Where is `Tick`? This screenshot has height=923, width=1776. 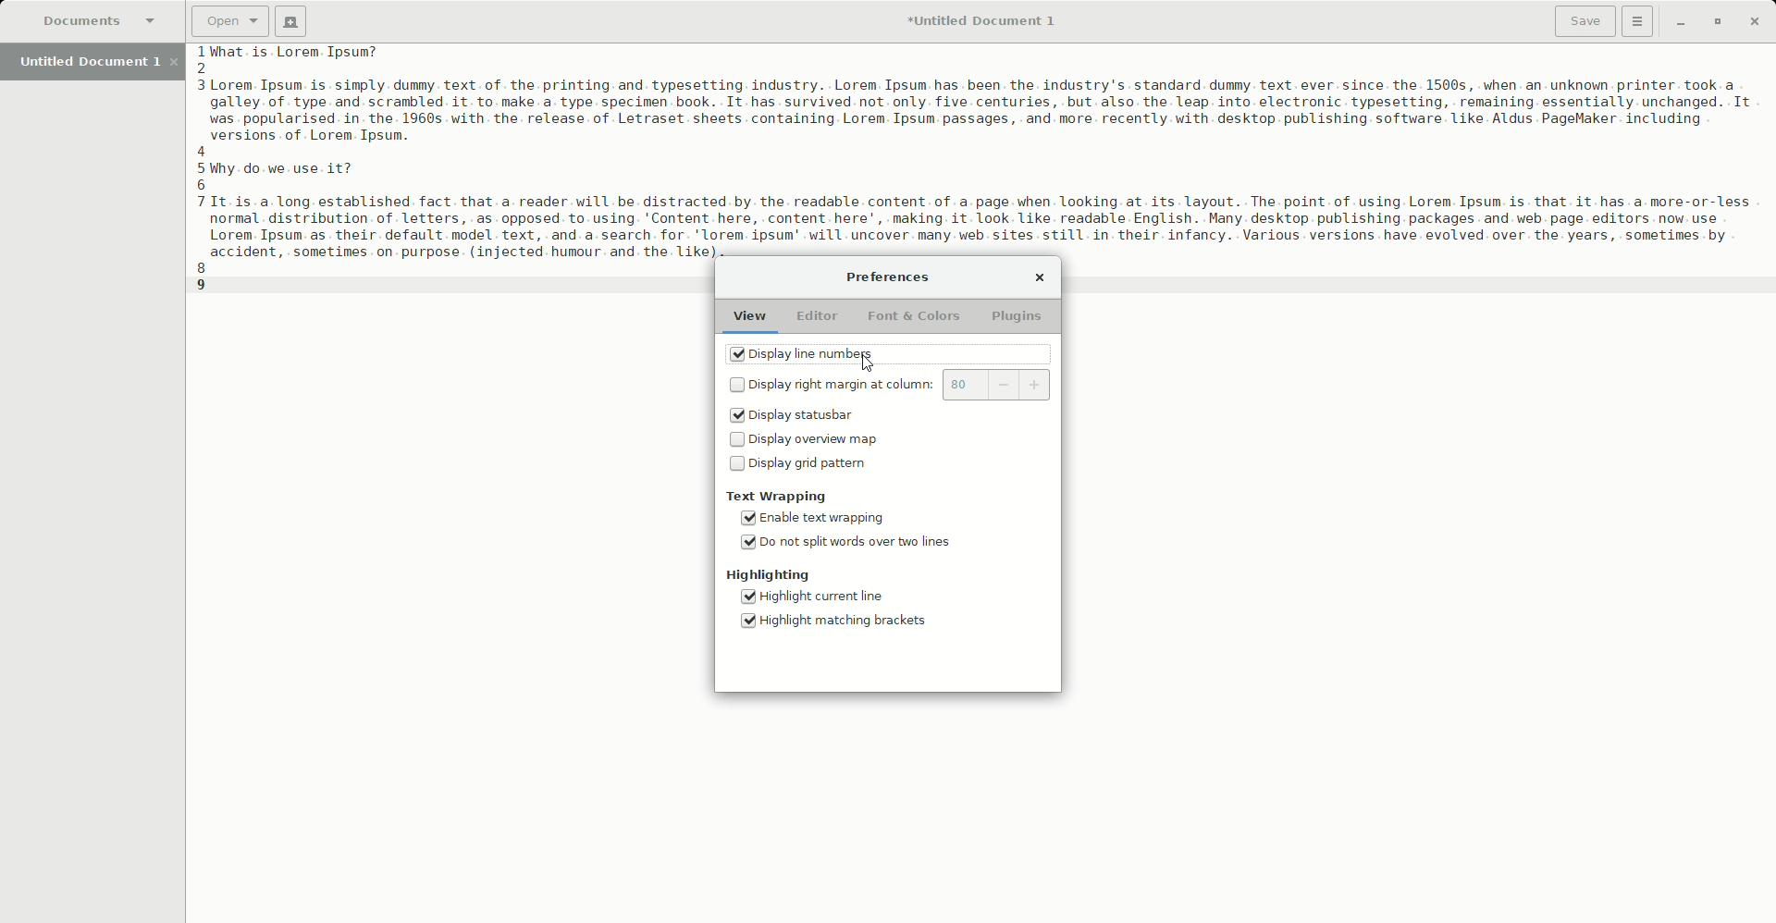
Tick is located at coordinates (735, 354).